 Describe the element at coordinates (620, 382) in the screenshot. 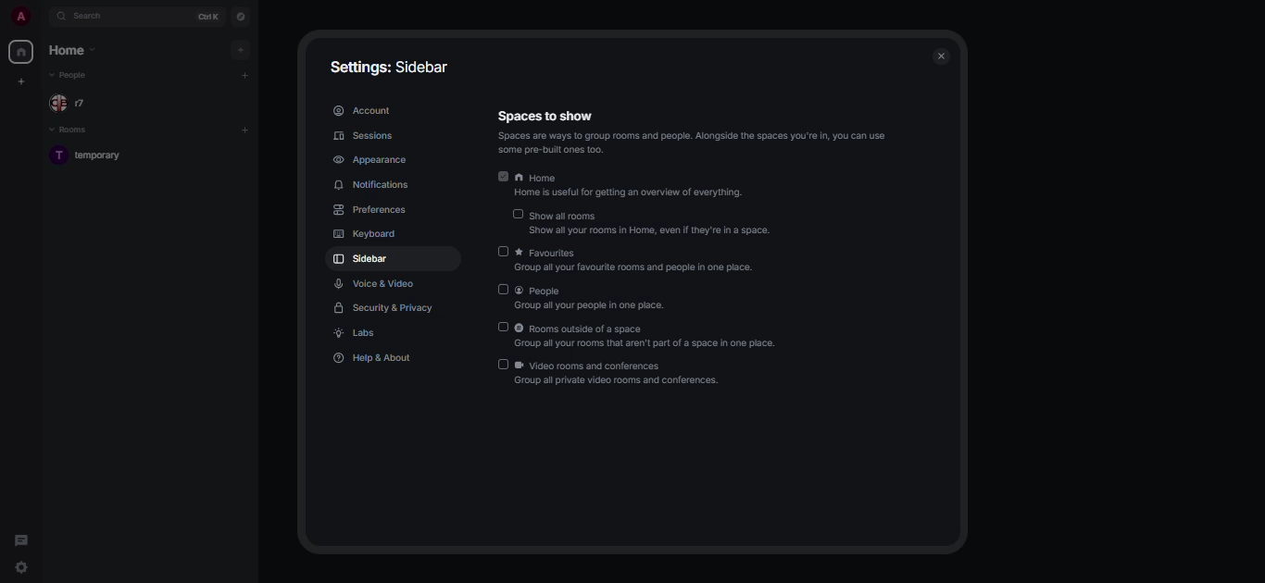

I see `Group all private video rooms and conferences.` at that location.